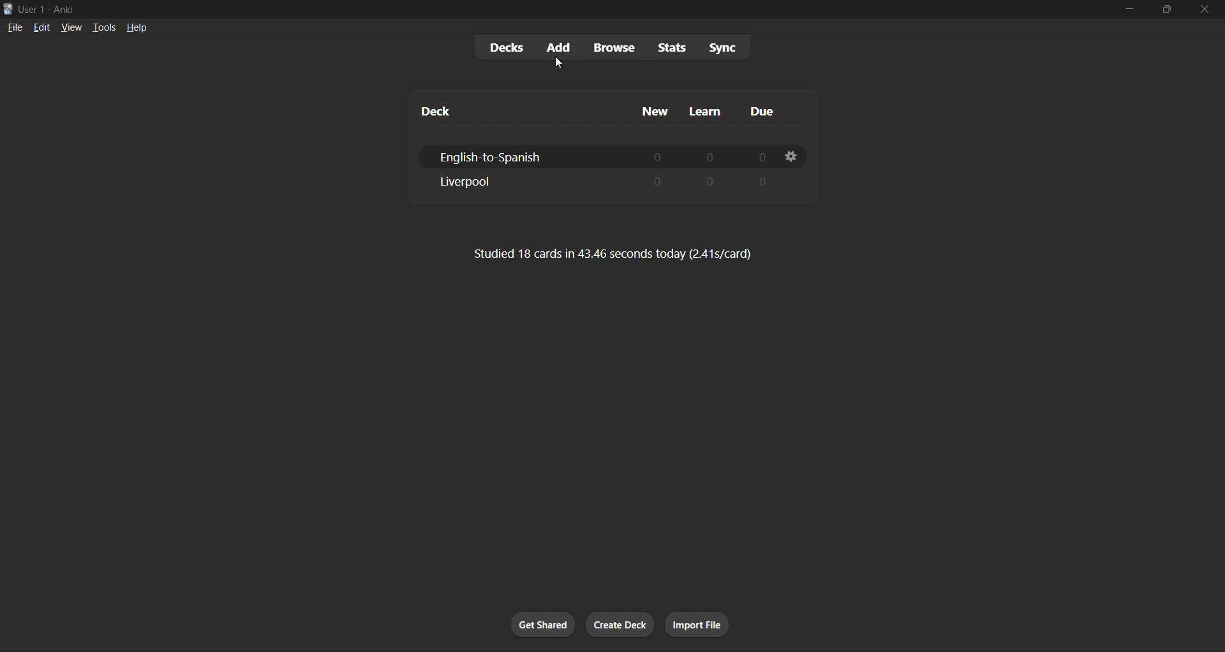 The image size is (1225, 652). Describe the element at coordinates (38, 25) in the screenshot. I see `edit` at that location.